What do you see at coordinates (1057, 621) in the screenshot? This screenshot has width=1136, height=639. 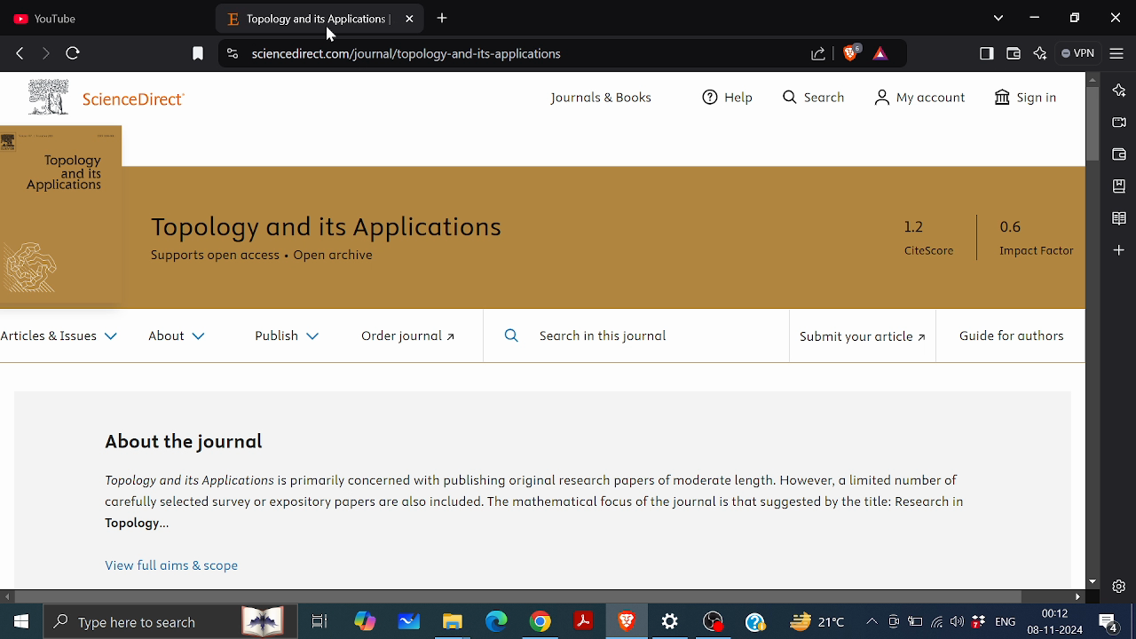 I see `Time and date` at bounding box center [1057, 621].